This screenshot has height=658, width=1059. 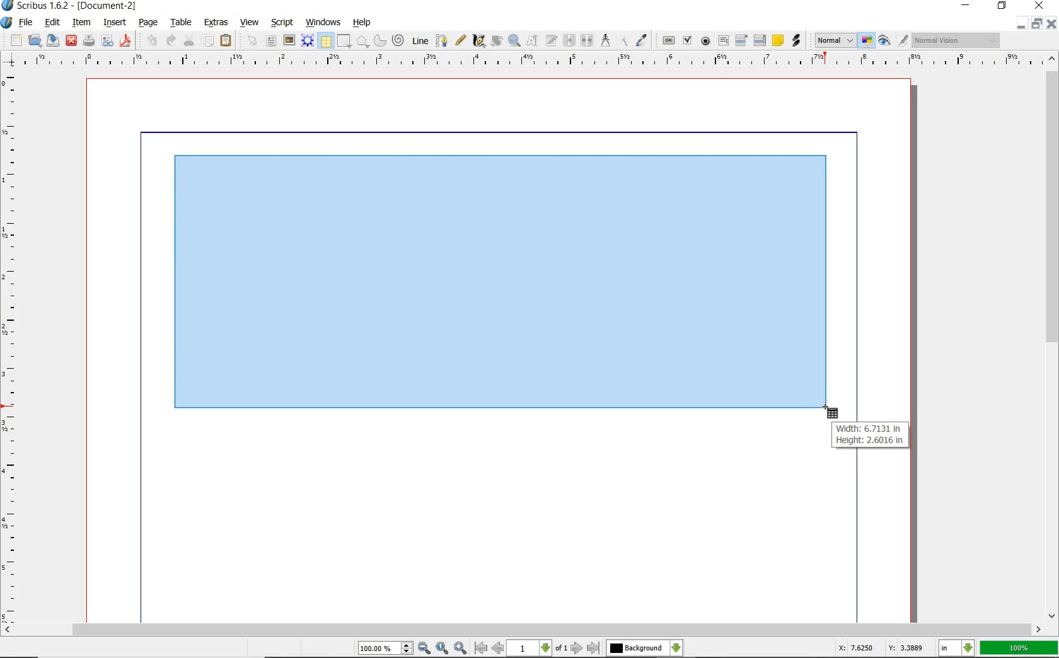 What do you see at coordinates (550, 42) in the screenshot?
I see `edit frame with story editor` at bounding box center [550, 42].